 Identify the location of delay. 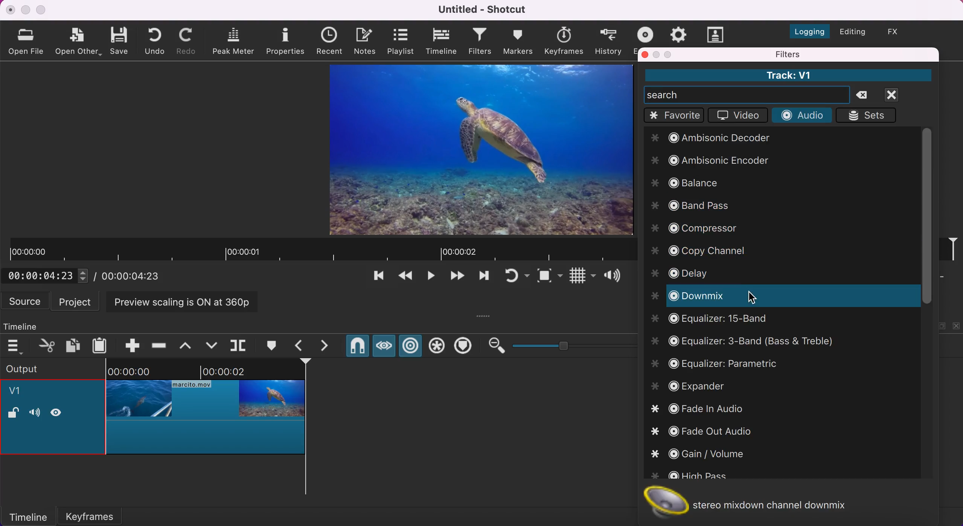
(683, 273).